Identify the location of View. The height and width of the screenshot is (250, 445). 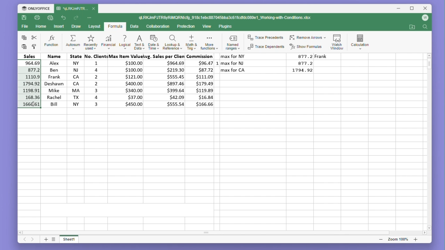
(207, 26).